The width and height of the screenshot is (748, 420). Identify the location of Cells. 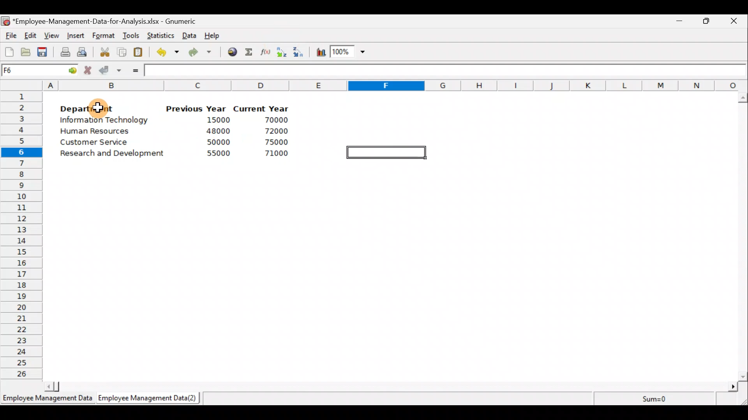
(391, 274).